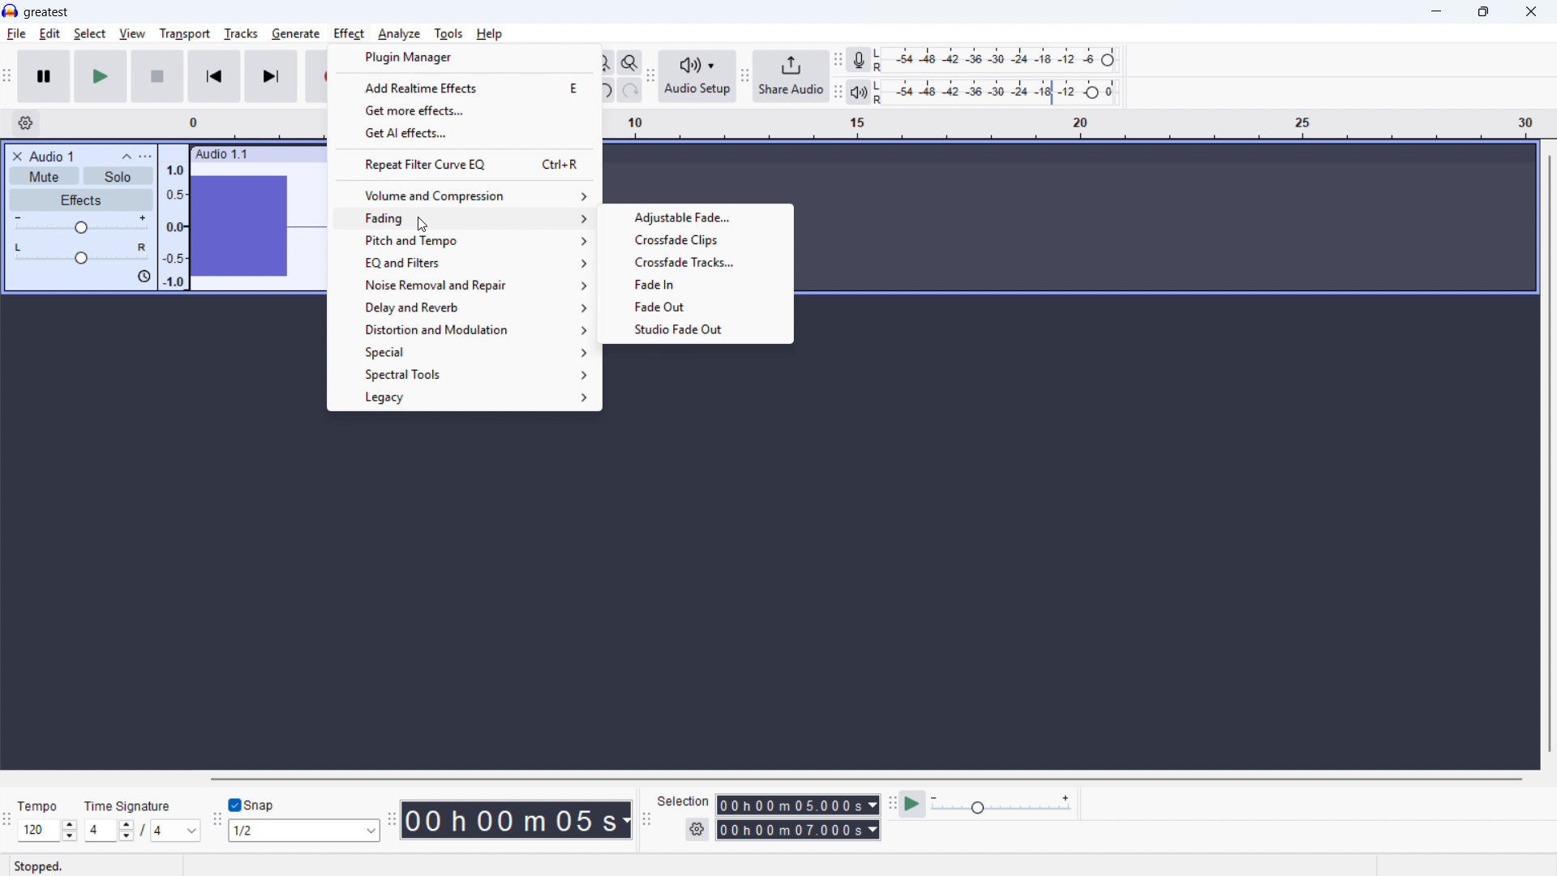  I want to click on help, so click(490, 34).